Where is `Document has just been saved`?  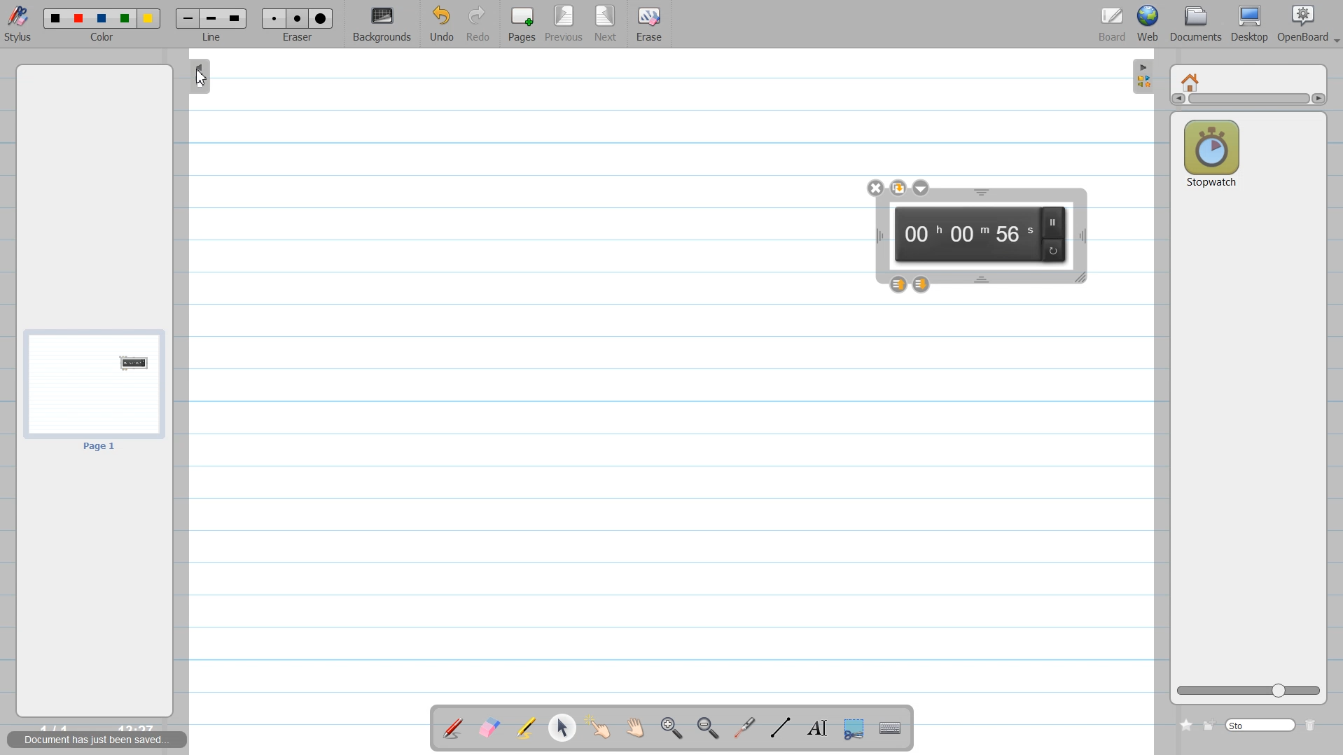 Document has just been saved is located at coordinates (99, 740).